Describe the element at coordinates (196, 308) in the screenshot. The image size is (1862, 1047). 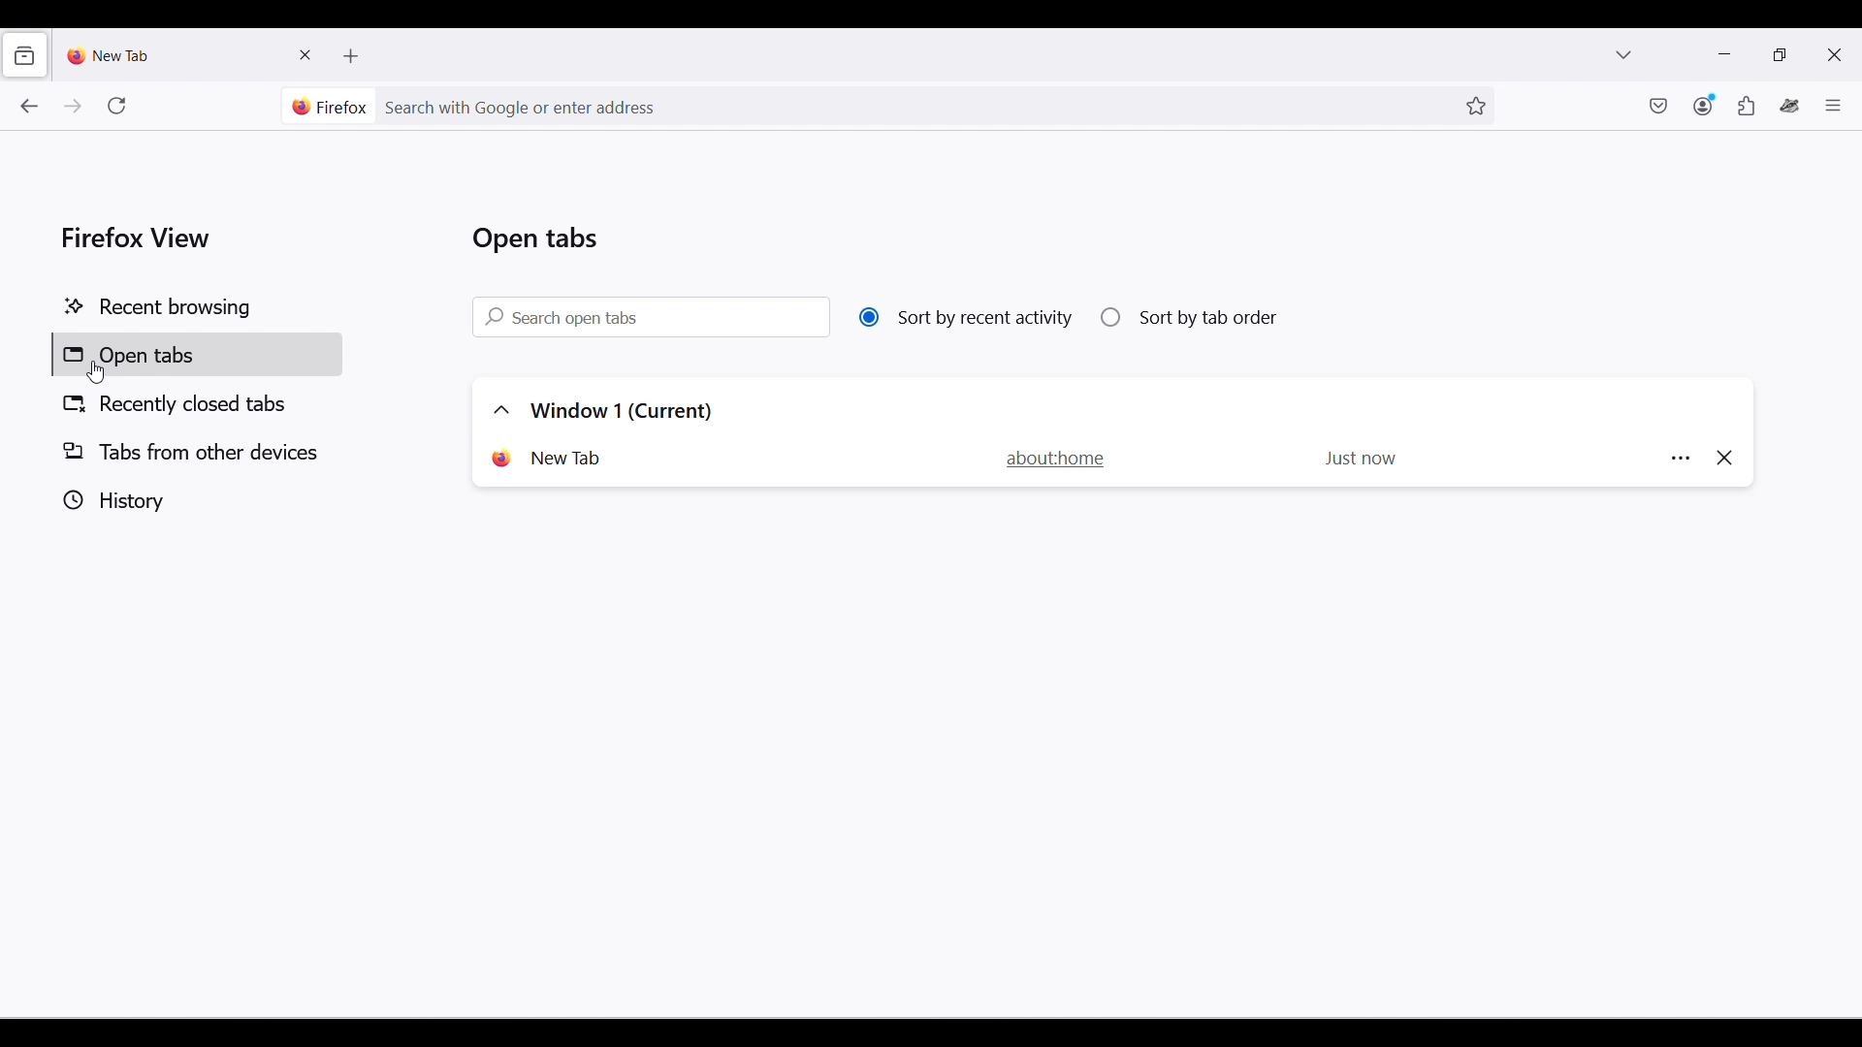
I see `Recent browsing` at that location.